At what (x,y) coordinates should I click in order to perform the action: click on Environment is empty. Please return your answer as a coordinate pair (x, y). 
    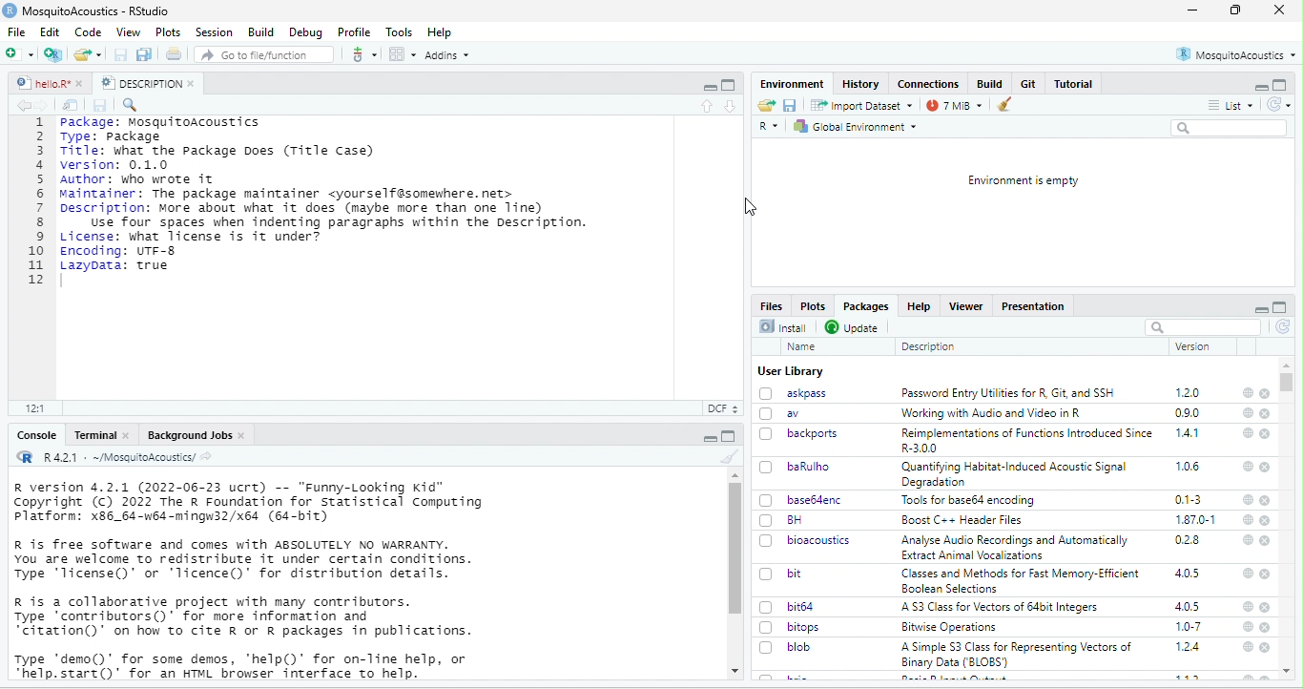
    Looking at the image, I should click on (1023, 180).